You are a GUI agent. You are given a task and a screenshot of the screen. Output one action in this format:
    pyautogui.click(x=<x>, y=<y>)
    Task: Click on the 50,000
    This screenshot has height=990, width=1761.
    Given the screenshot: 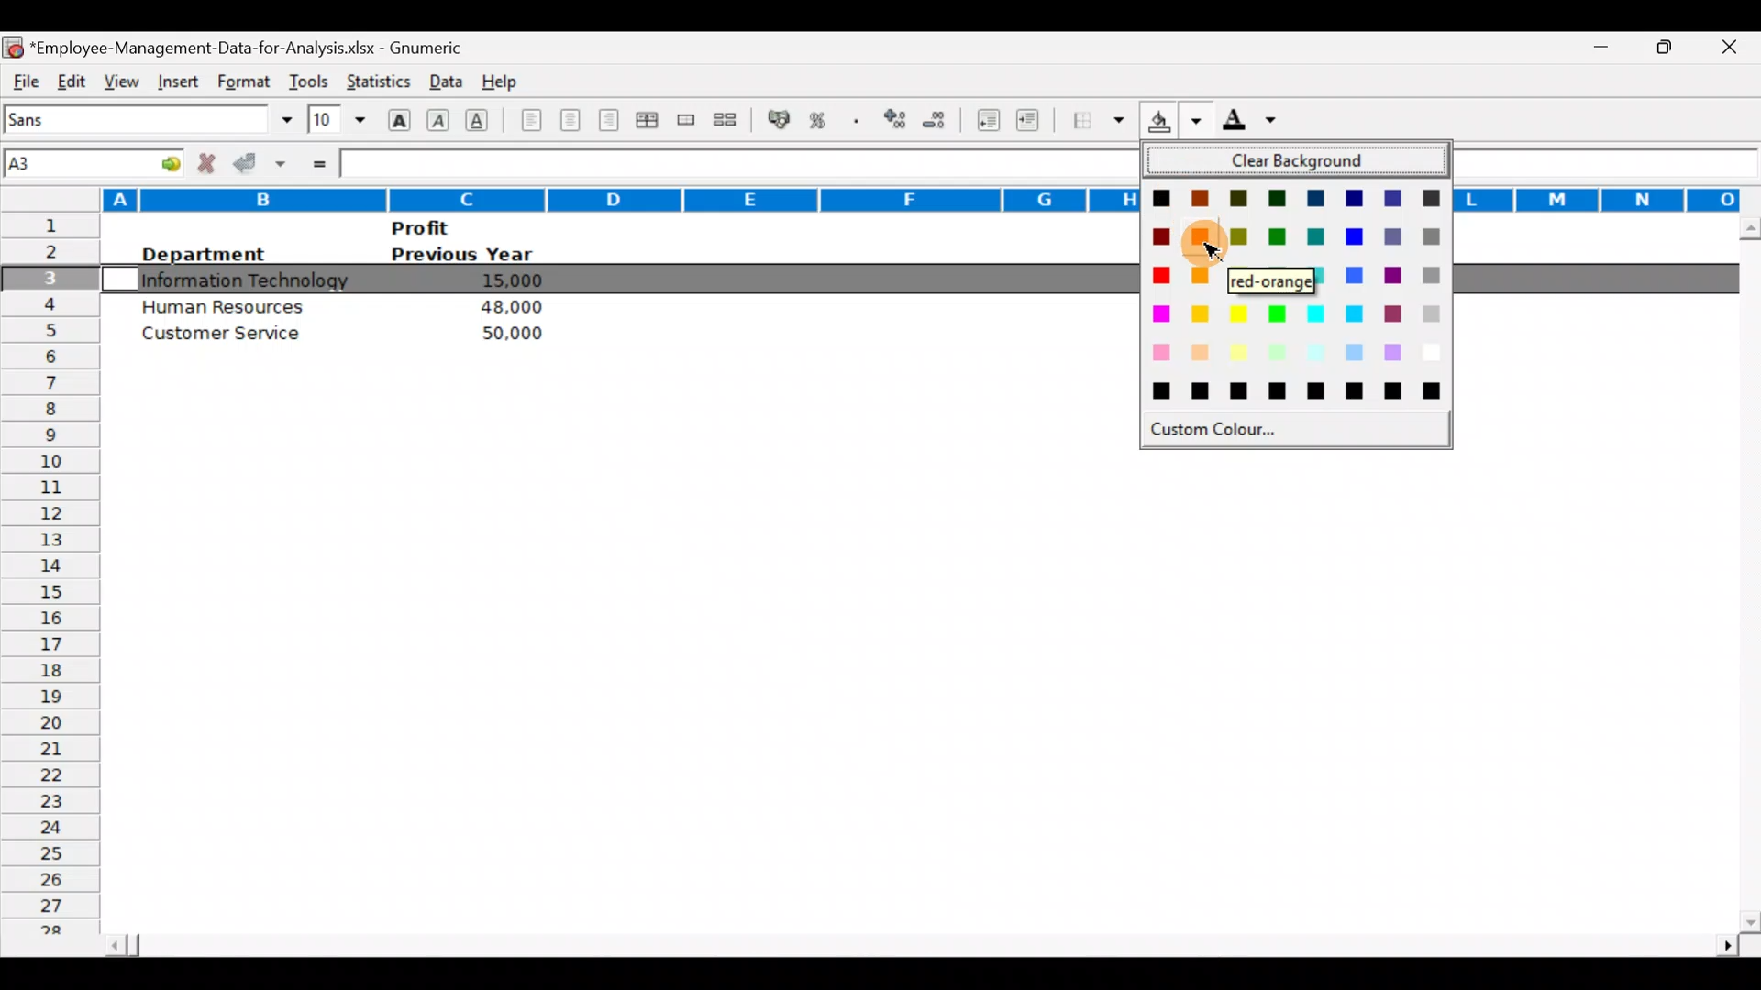 What is the action you would take?
    pyautogui.click(x=504, y=333)
    